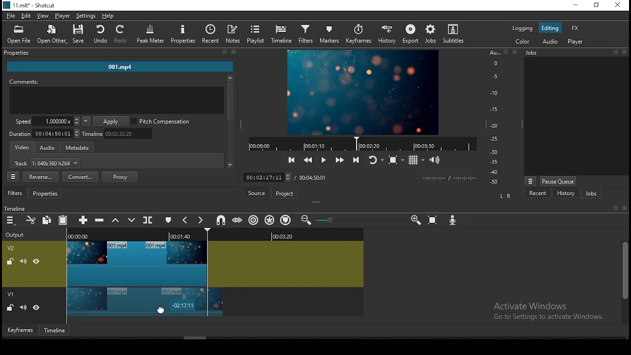  Describe the element at coordinates (22, 308) in the screenshot. I see `(UN)MUTE` at that location.